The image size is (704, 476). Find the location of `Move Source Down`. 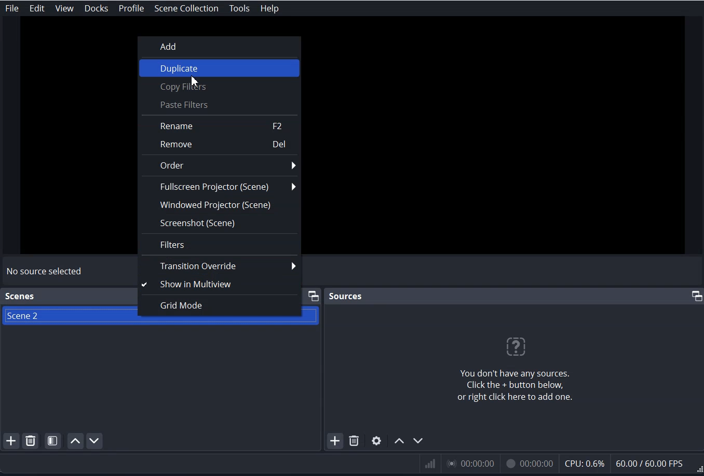

Move Source Down is located at coordinates (418, 441).